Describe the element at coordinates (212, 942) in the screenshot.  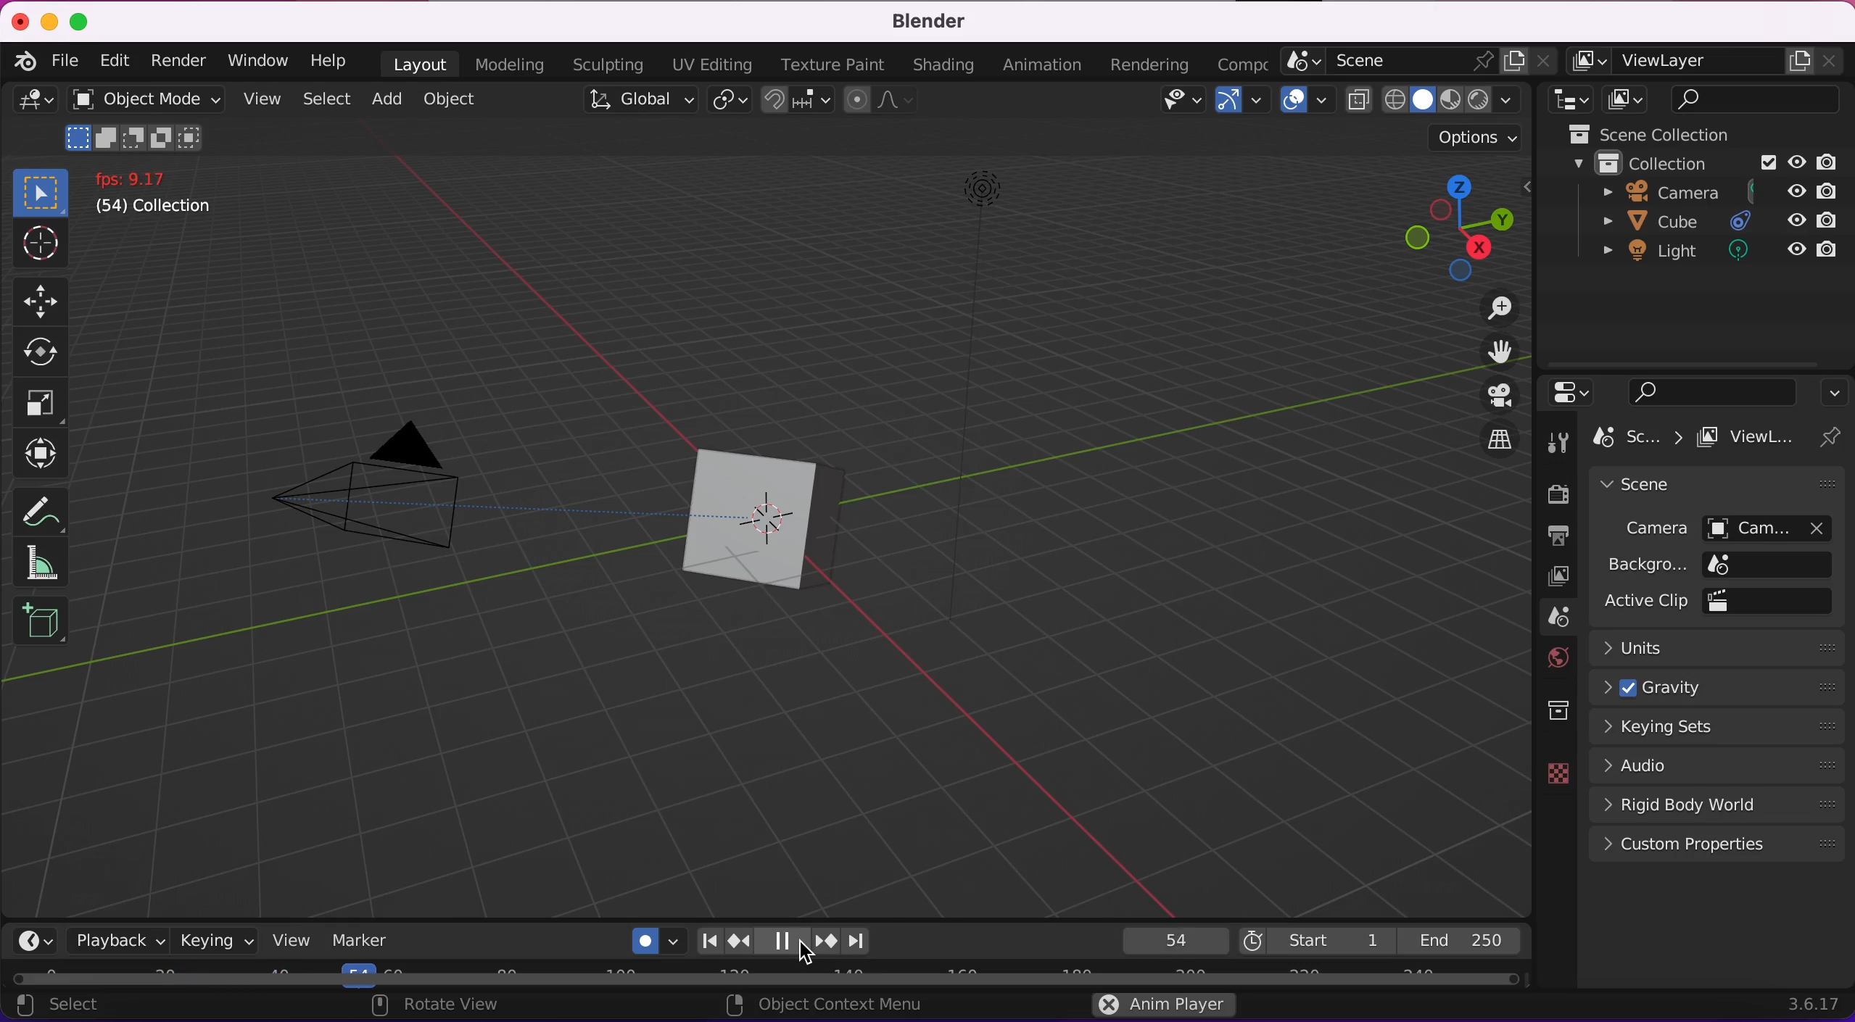
I see `keying` at that location.